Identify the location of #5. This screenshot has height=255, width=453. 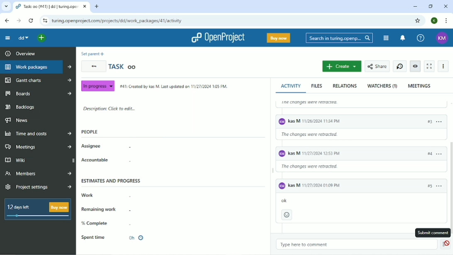
(428, 186).